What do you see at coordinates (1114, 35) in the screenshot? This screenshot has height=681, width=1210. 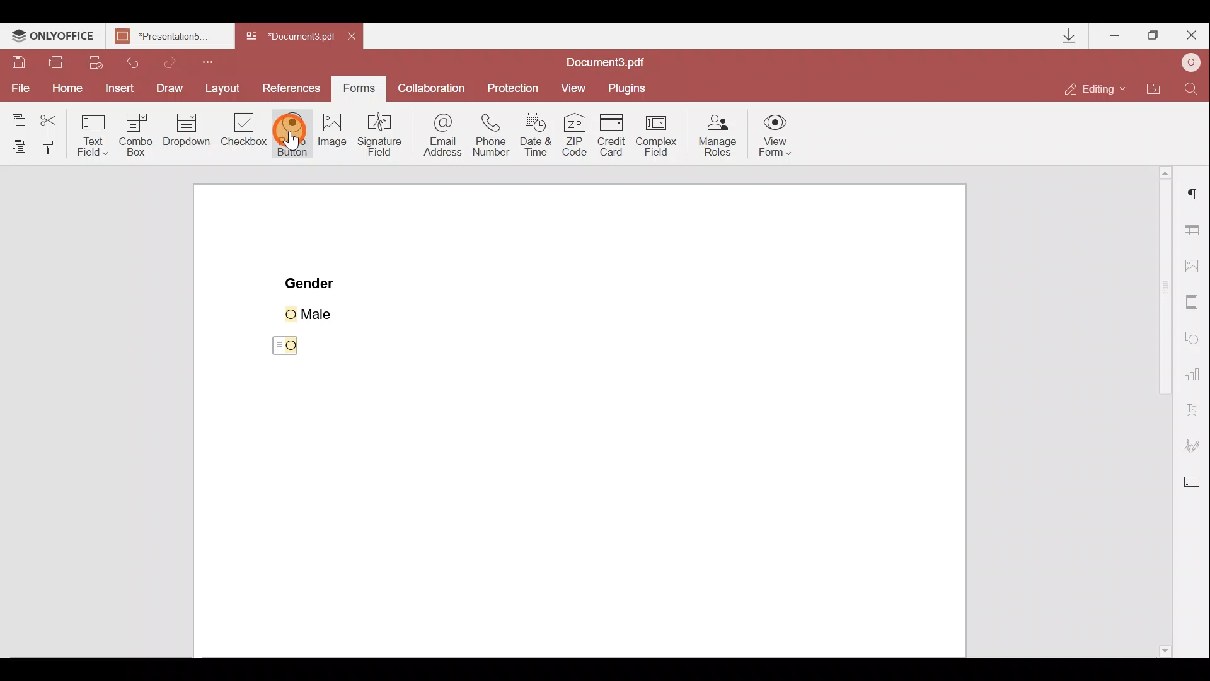 I see `Minimize` at bounding box center [1114, 35].